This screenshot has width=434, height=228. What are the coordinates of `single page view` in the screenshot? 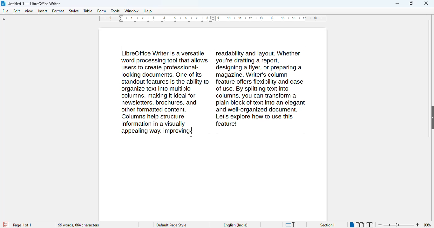 It's located at (351, 225).